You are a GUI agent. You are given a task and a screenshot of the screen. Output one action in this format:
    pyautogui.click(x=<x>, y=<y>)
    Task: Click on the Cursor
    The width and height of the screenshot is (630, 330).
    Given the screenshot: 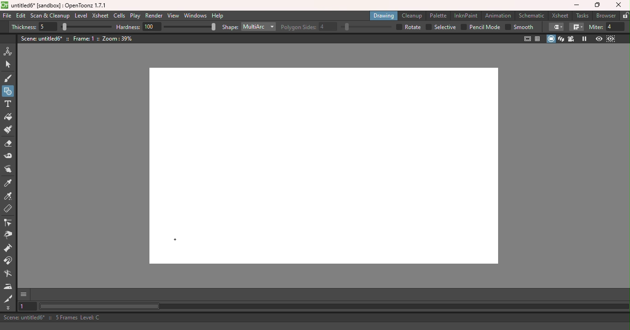 What is the action you would take?
    pyautogui.click(x=175, y=237)
    